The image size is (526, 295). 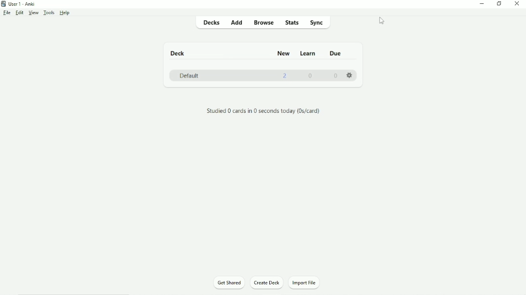 What do you see at coordinates (291, 23) in the screenshot?
I see `Stats` at bounding box center [291, 23].